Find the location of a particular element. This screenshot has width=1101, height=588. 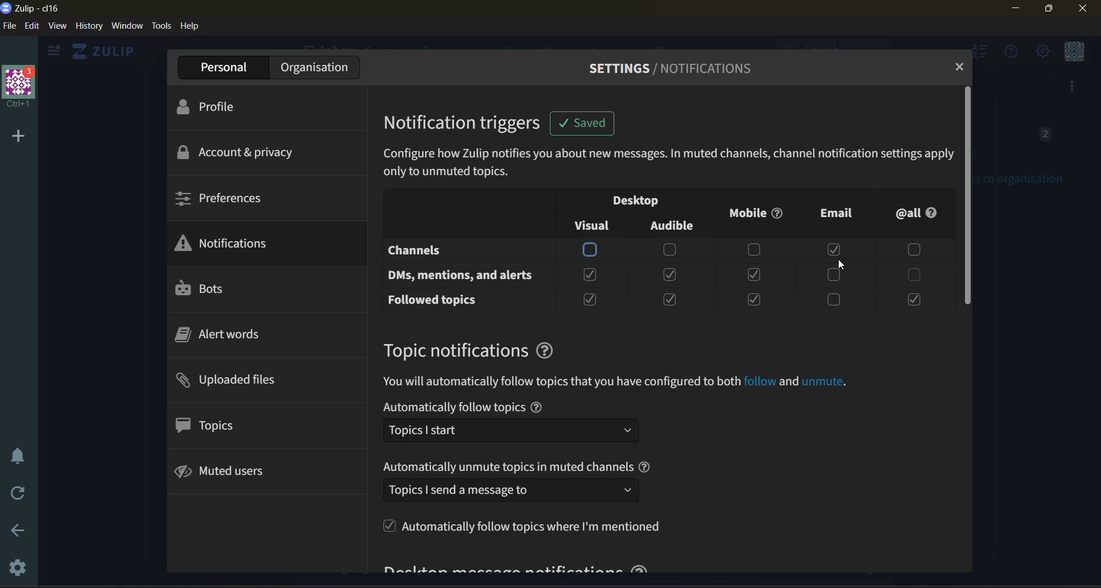

settings is located at coordinates (14, 566).